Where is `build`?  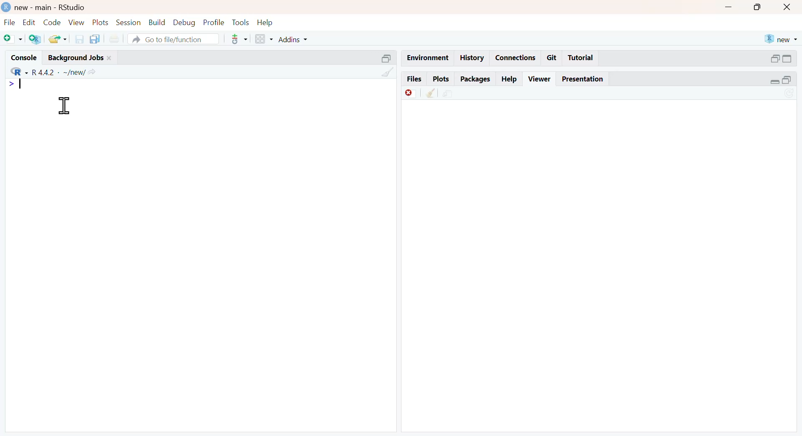
build is located at coordinates (157, 22).